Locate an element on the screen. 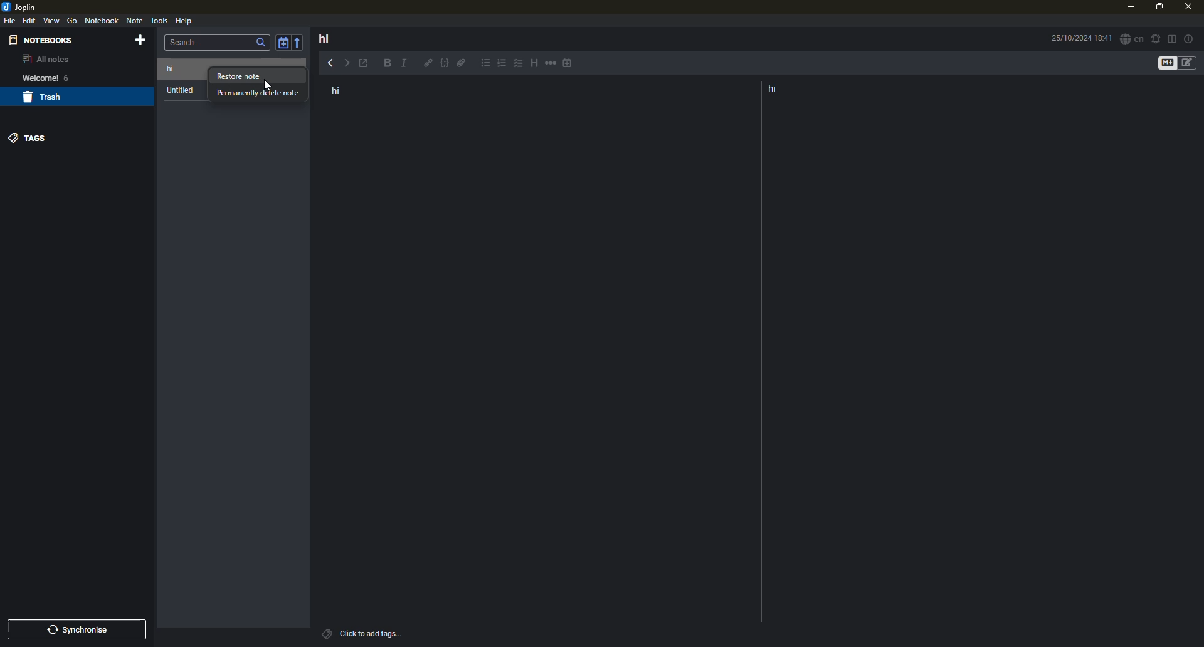  25/10/2024 18:41 is located at coordinates (1079, 38).